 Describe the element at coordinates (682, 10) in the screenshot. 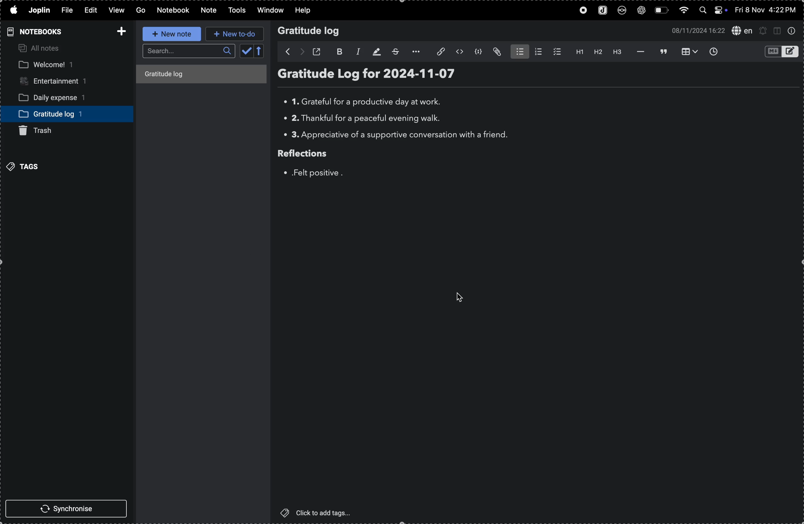

I see `wifi` at that location.